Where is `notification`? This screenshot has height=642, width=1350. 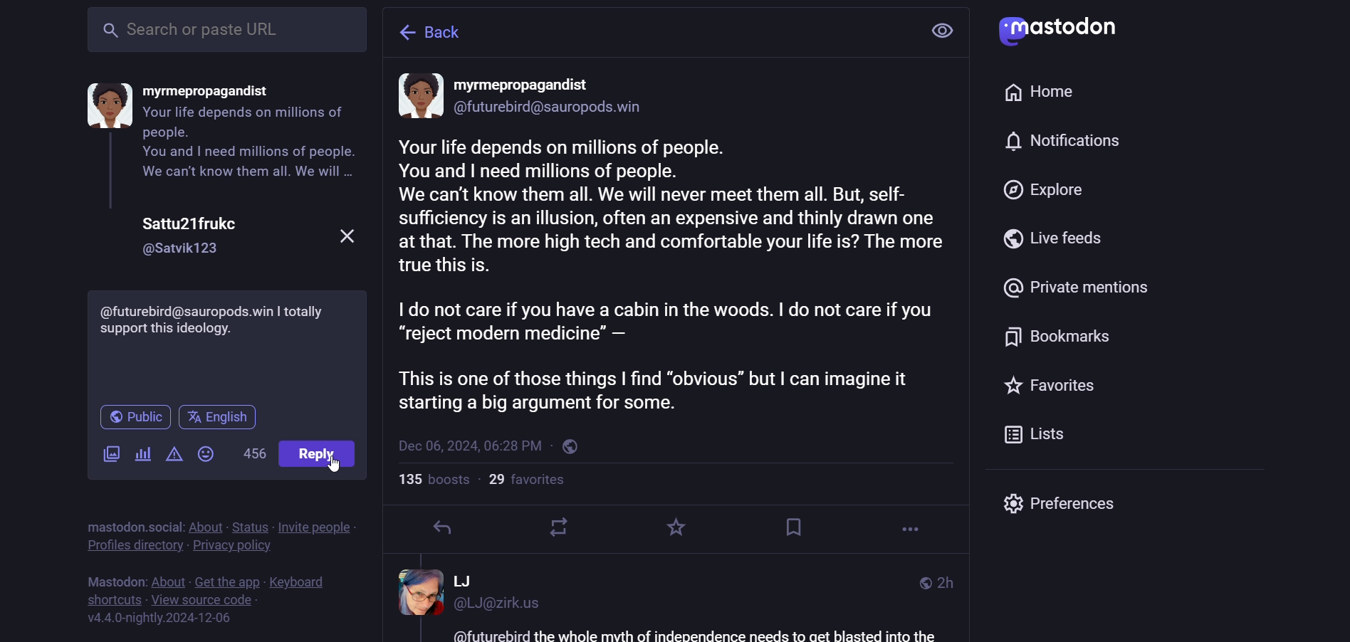 notification is located at coordinates (1065, 142).